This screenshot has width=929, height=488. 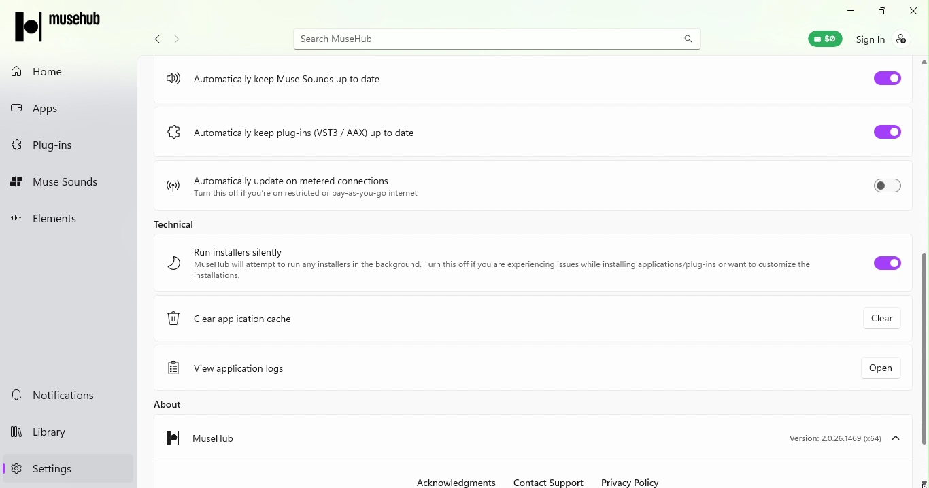 What do you see at coordinates (52, 395) in the screenshot?
I see `Notifications` at bounding box center [52, 395].